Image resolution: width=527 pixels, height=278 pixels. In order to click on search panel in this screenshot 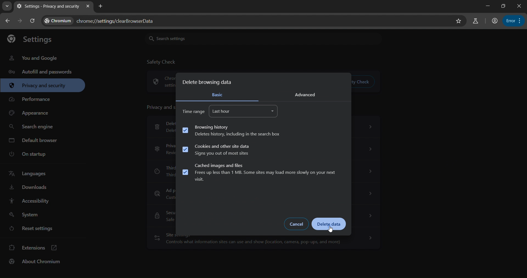, I will do `click(32, 21)`.